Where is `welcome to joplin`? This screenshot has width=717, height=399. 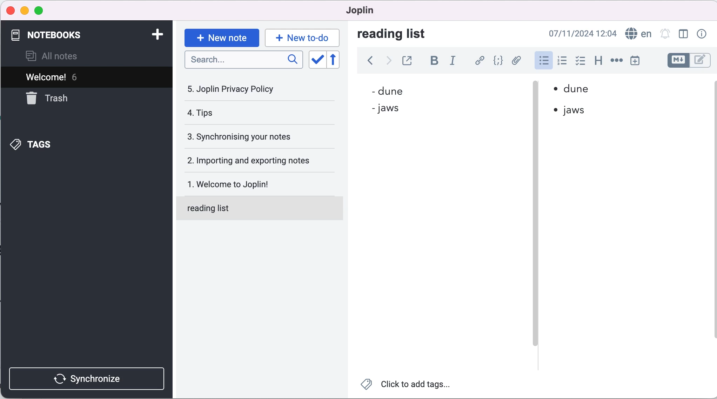 welcome to joplin is located at coordinates (262, 181).